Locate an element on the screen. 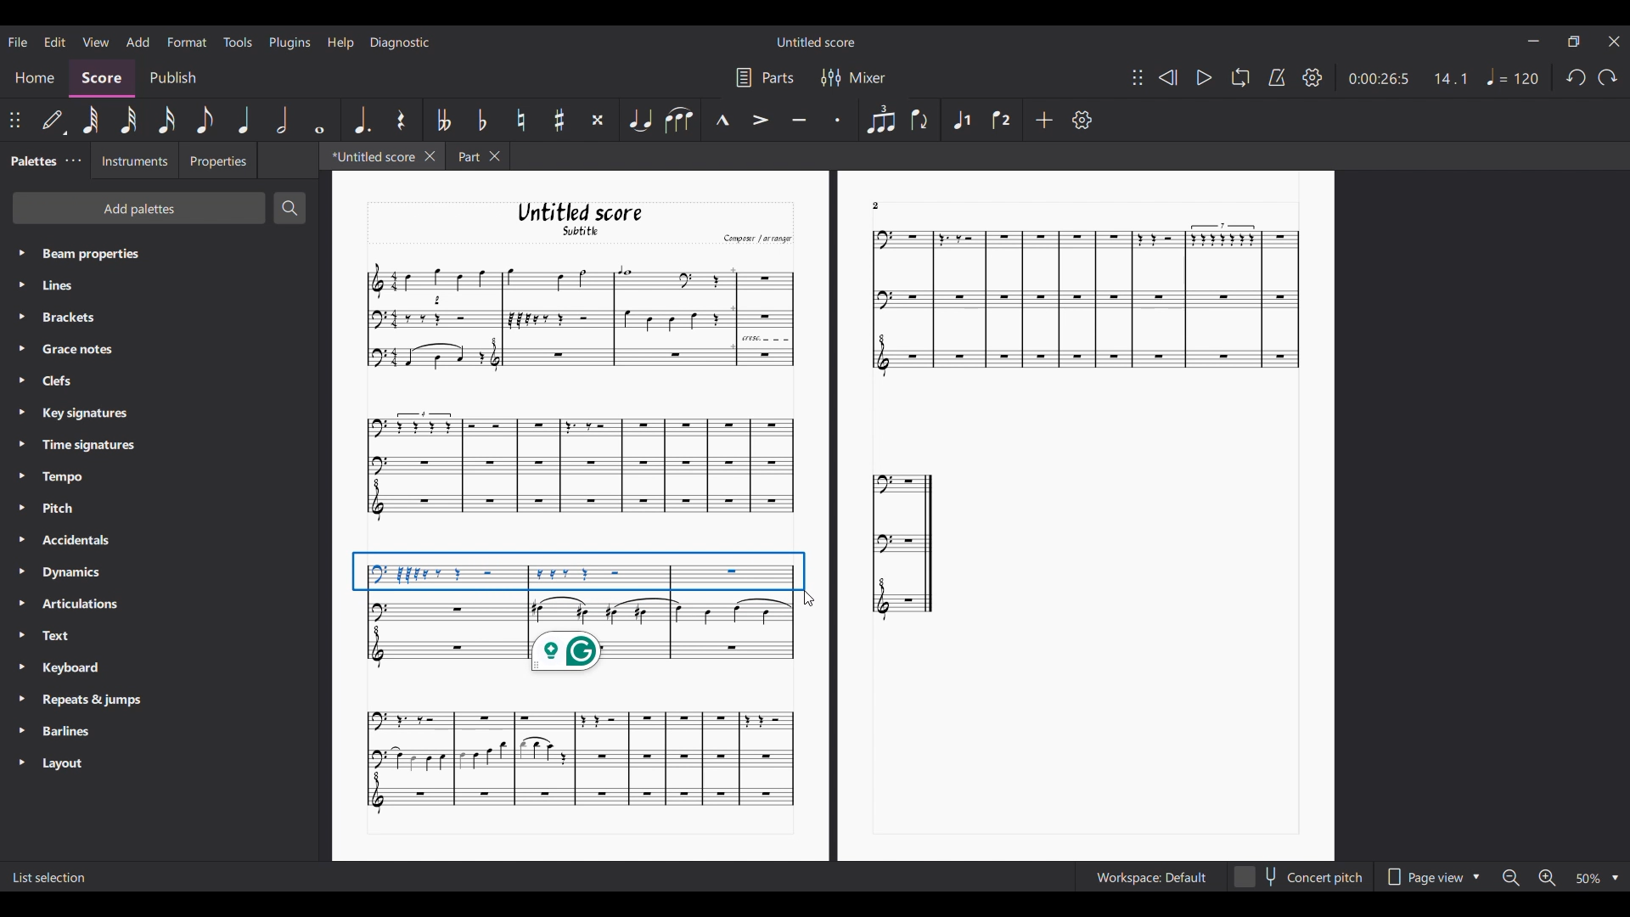 The image size is (1630, 917). 8th note is located at coordinates (205, 120).